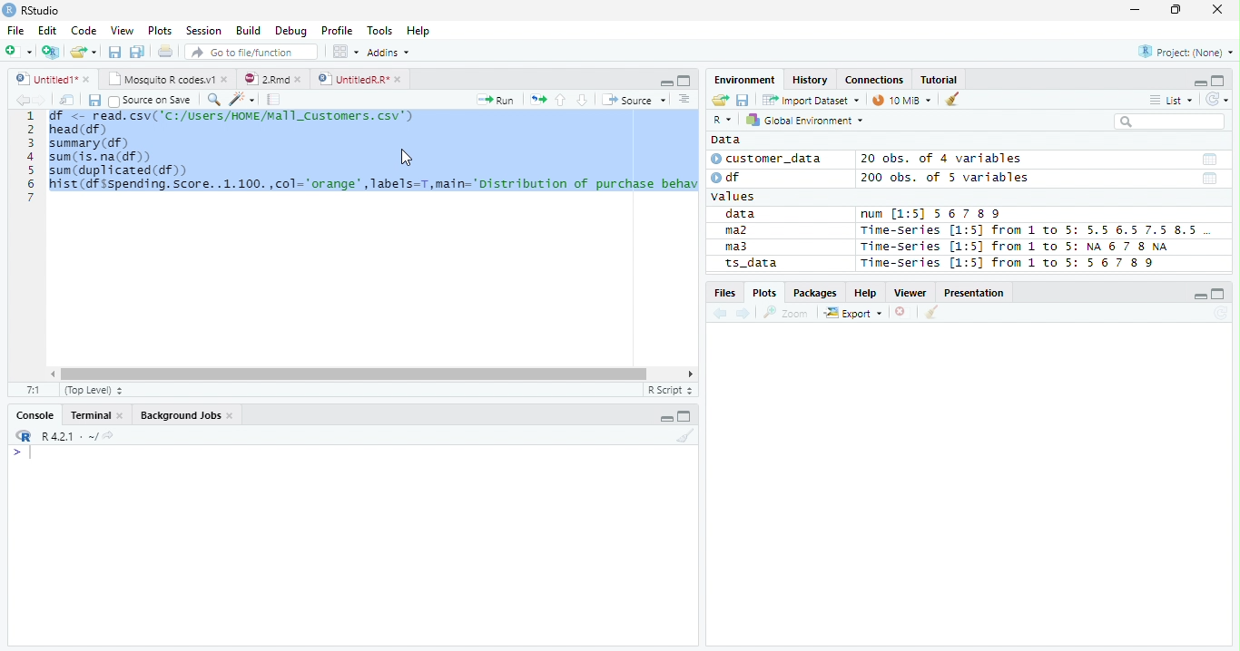  What do you see at coordinates (1188, 50) in the screenshot?
I see `Project (none)` at bounding box center [1188, 50].